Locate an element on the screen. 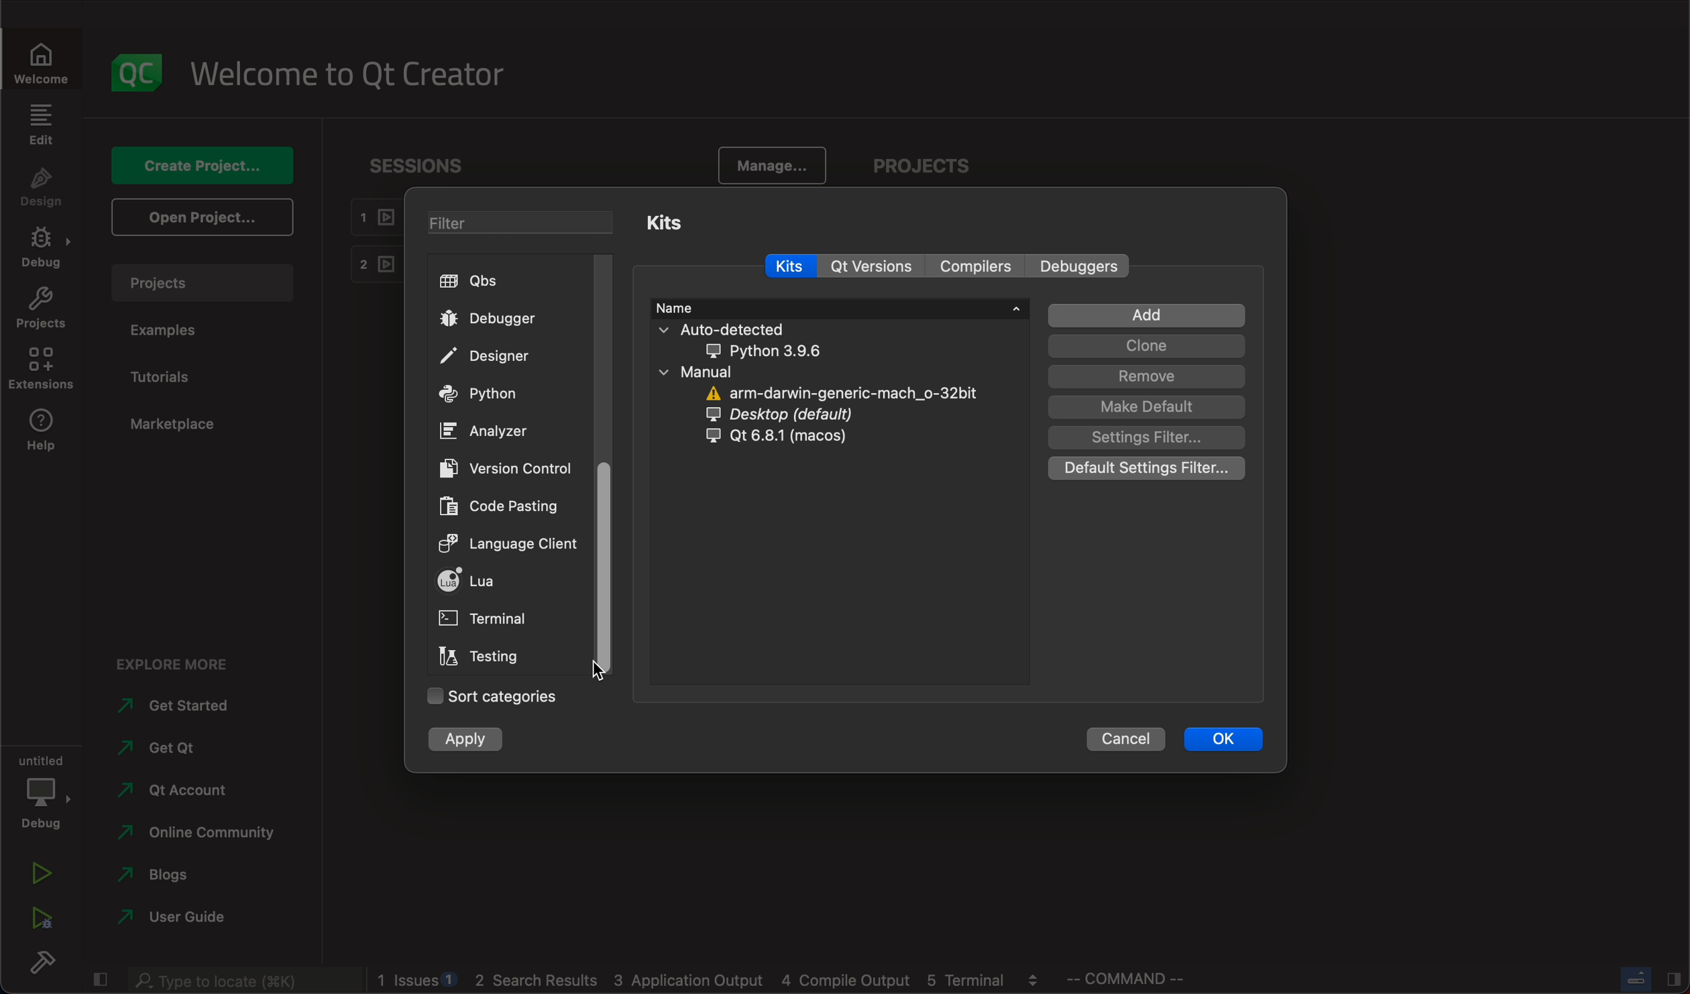 The width and height of the screenshot is (1690, 994). arm darmin is located at coordinates (838, 393).